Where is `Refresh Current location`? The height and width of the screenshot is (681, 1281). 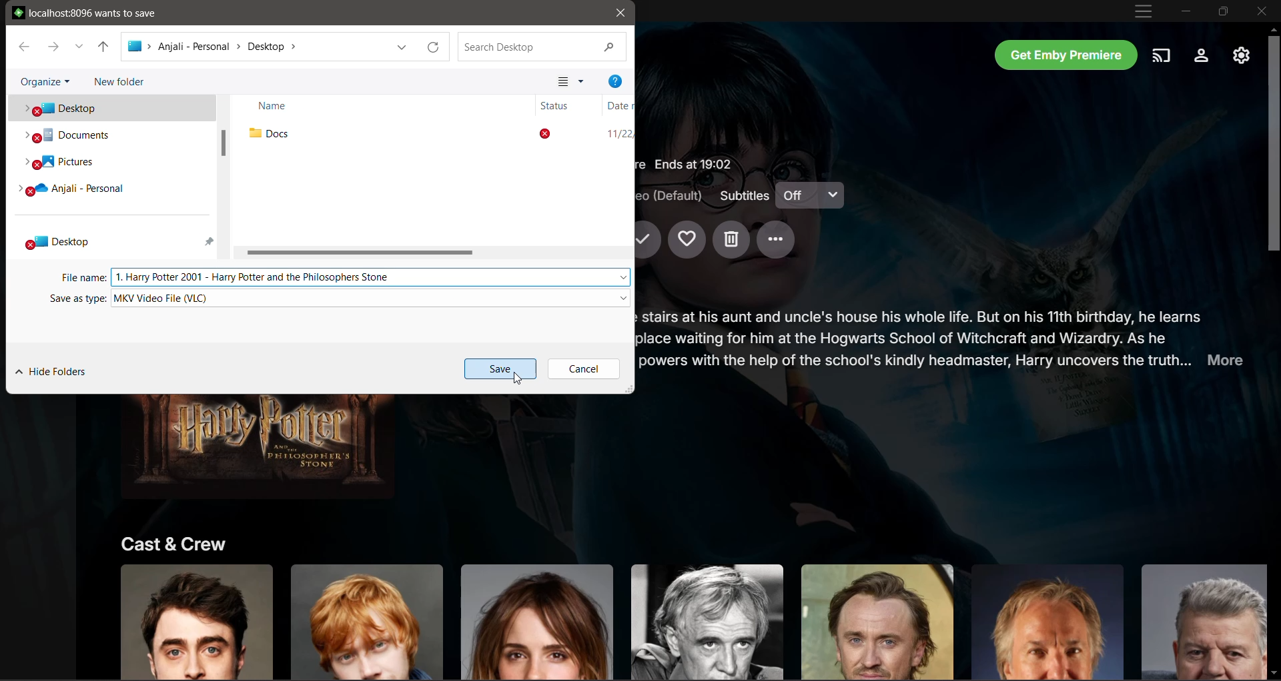
Refresh Current location is located at coordinates (434, 47).